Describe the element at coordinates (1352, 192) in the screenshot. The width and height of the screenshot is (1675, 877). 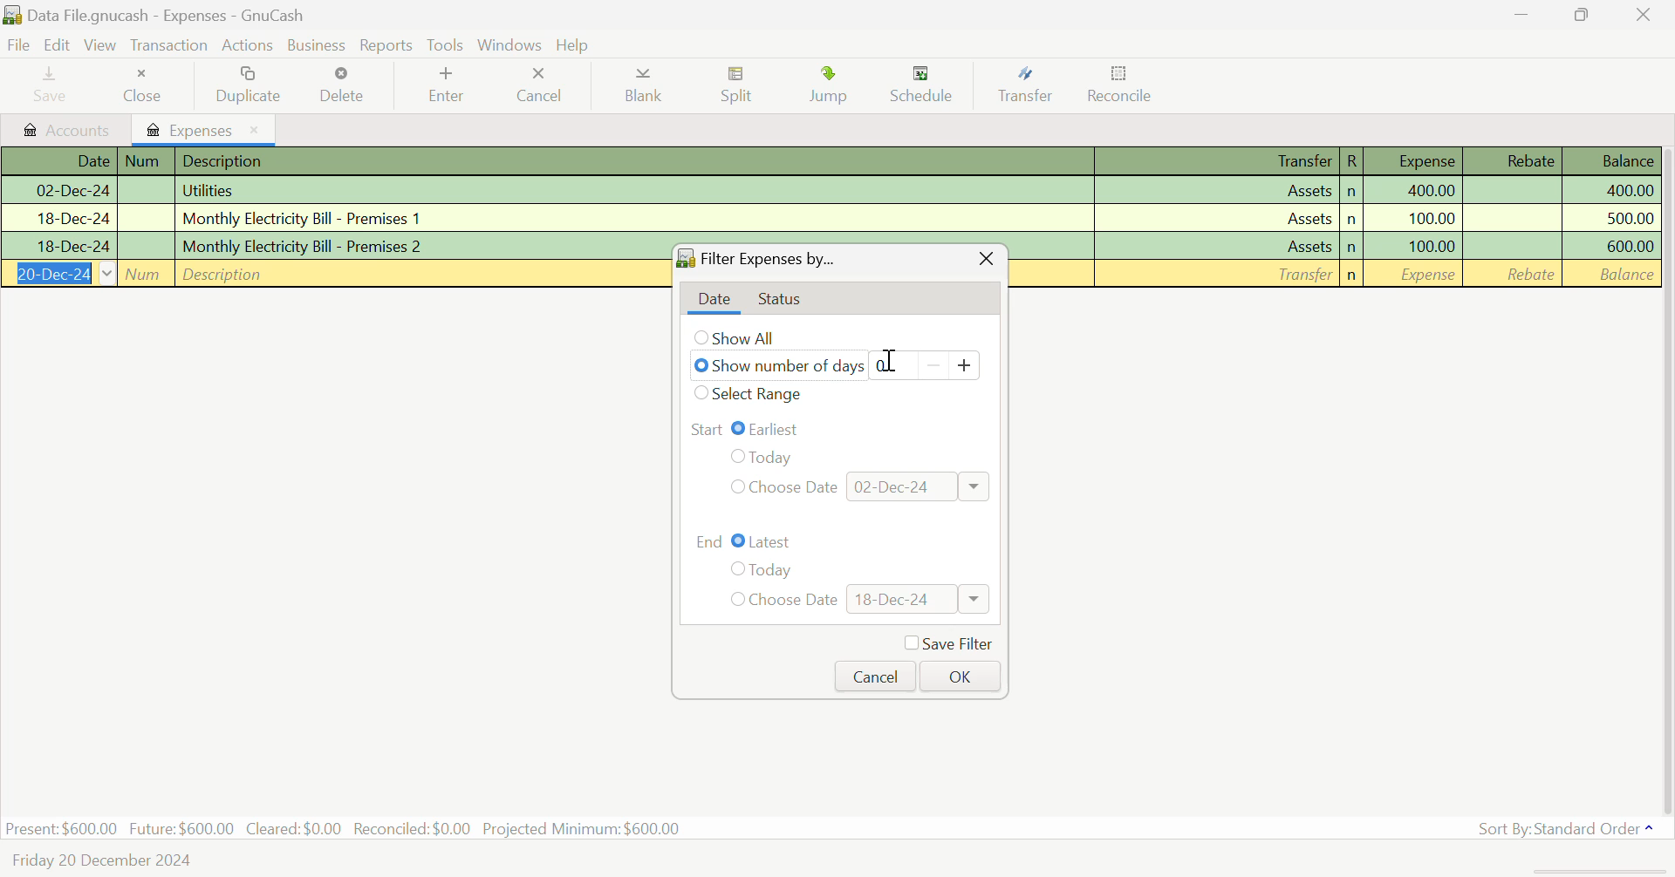
I see `n` at that location.